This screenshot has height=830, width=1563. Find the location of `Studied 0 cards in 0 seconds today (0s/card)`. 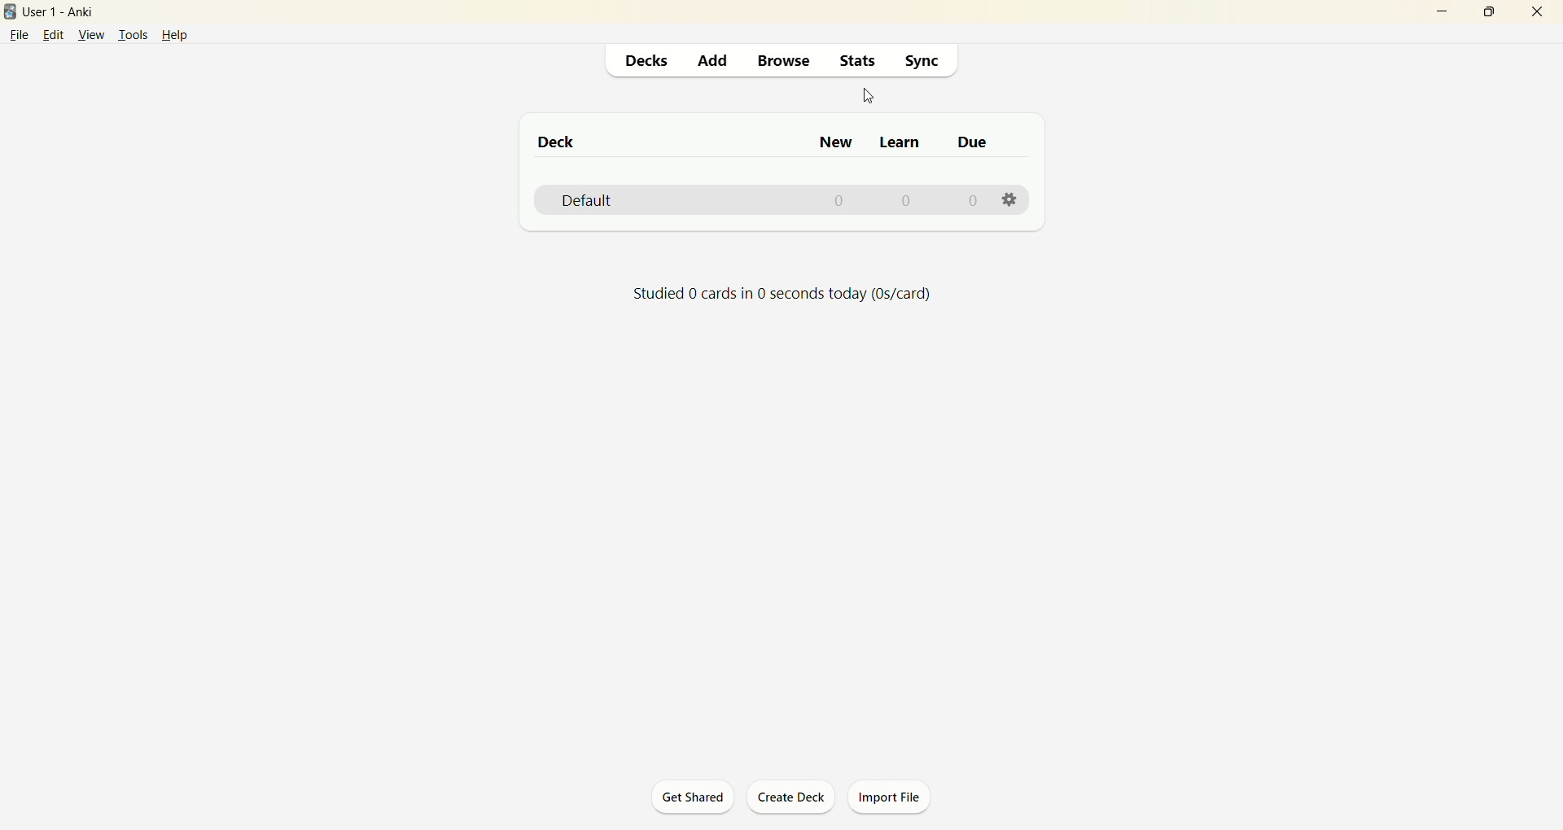

Studied 0 cards in 0 seconds today (0s/card) is located at coordinates (781, 295).